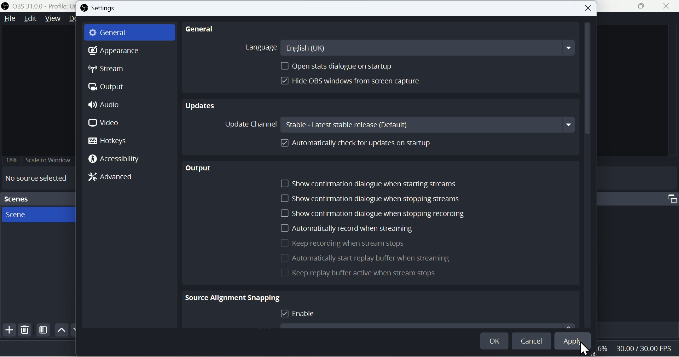 Image resolution: width=679 pixels, height=357 pixels. Describe the element at coordinates (259, 47) in the screenshot. I see `Language` at that location.